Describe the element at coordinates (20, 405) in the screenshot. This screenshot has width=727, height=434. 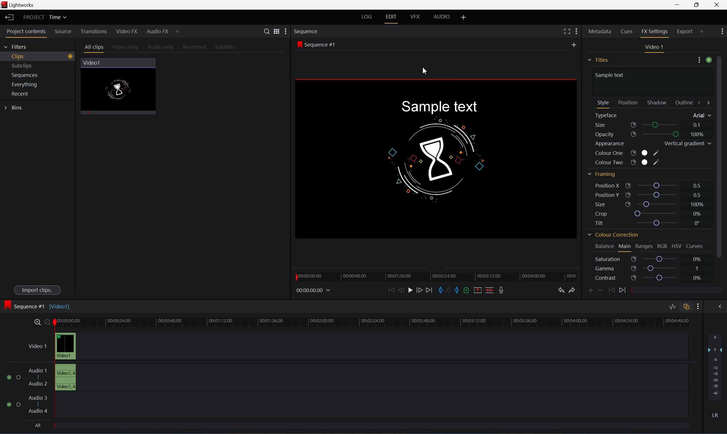
I see `checkbox` at that location.